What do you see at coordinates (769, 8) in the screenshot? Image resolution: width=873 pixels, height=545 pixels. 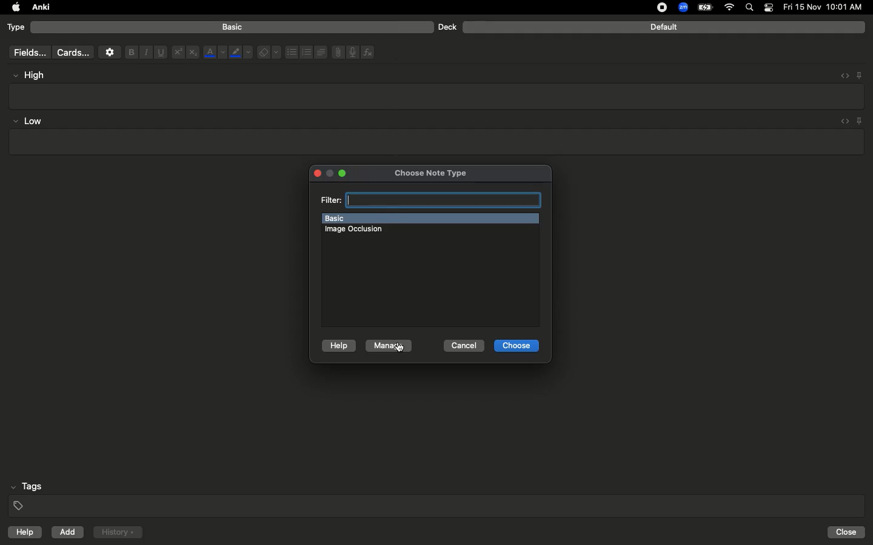 I see `Notification bar` at bounding box center [769, 8].